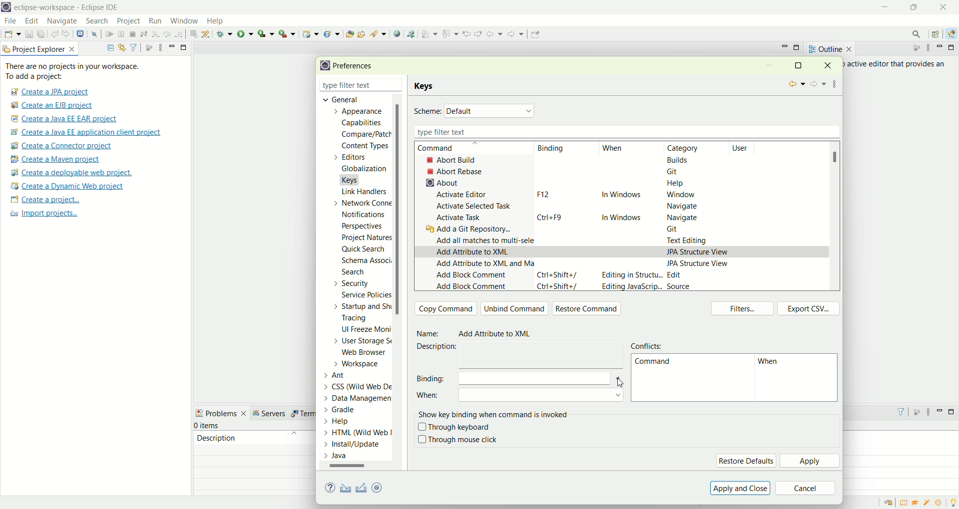  I want to click on cursor, so click(617, 381).